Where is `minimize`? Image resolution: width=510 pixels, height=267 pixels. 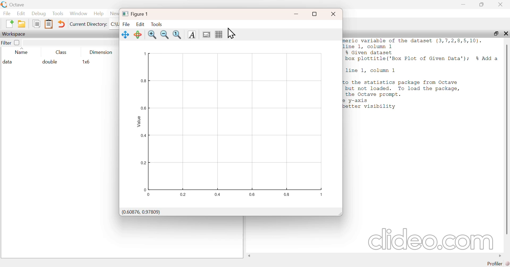
minimize is located at coordinates (297, 12).